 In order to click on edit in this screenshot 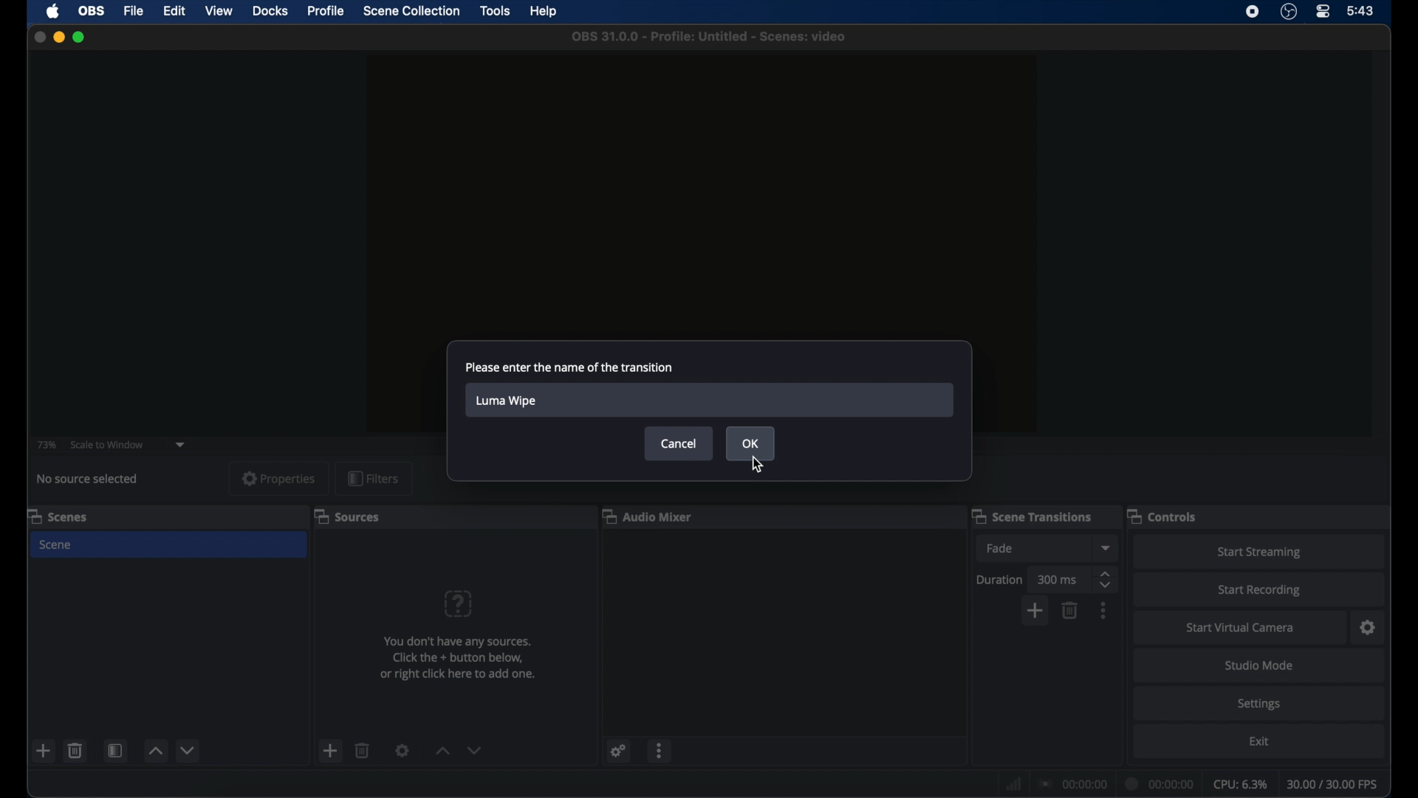, I will do `click(174, 12)`.